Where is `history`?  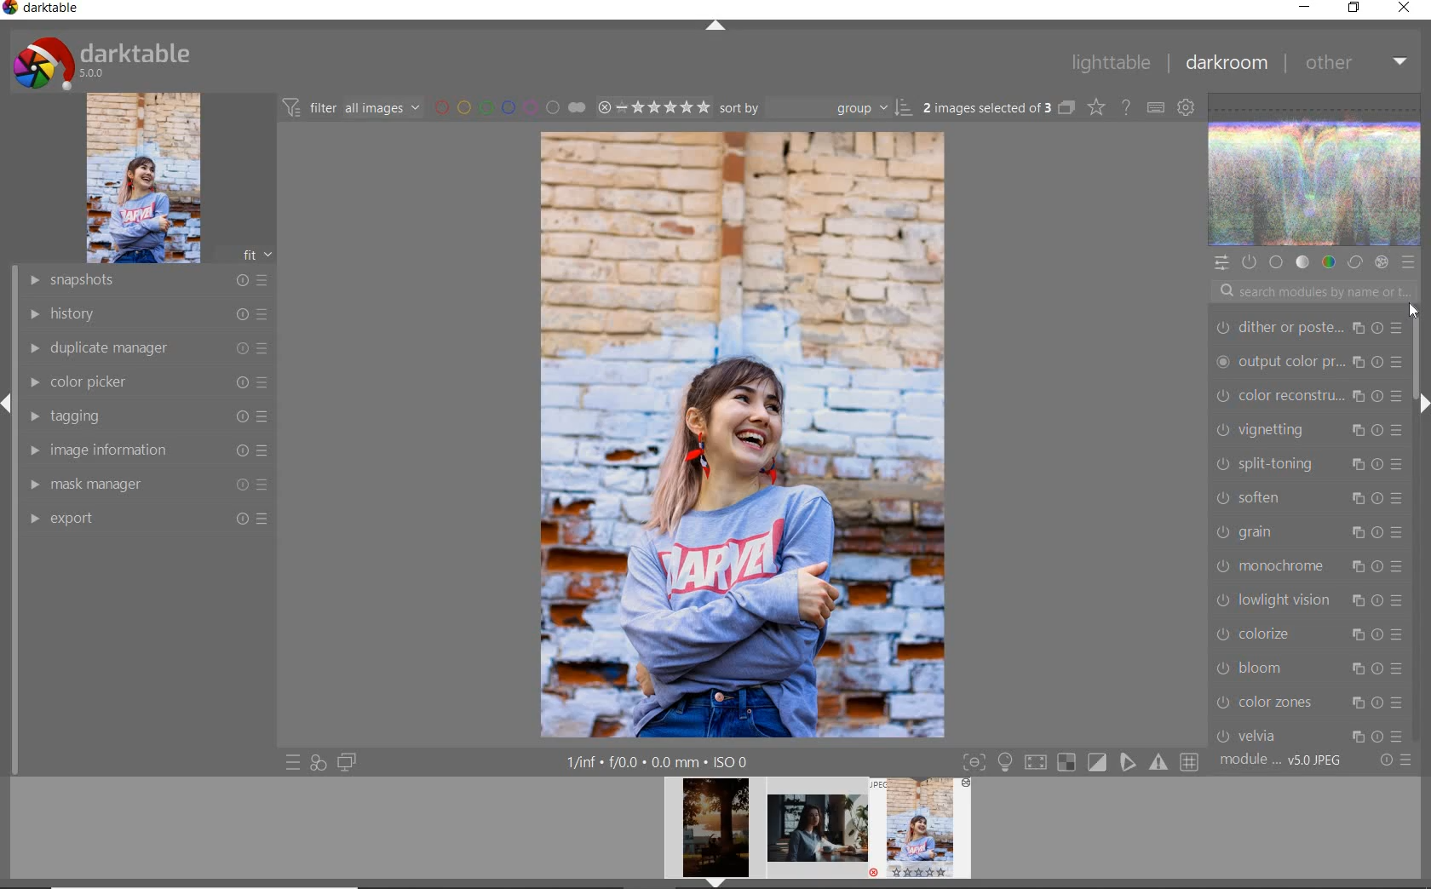 history is located at coordinates (147, 313).